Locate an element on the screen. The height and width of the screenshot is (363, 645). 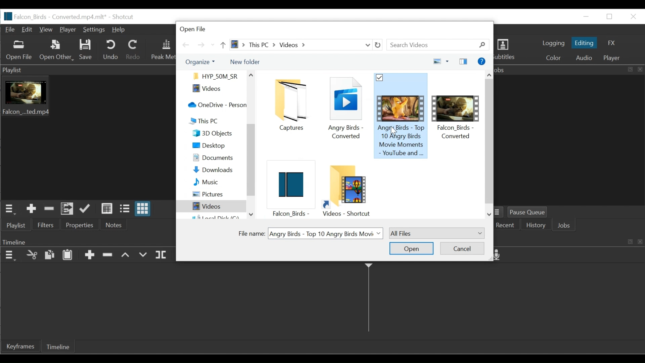
Vertical Scroll bar is located at coordinates (489, 140).